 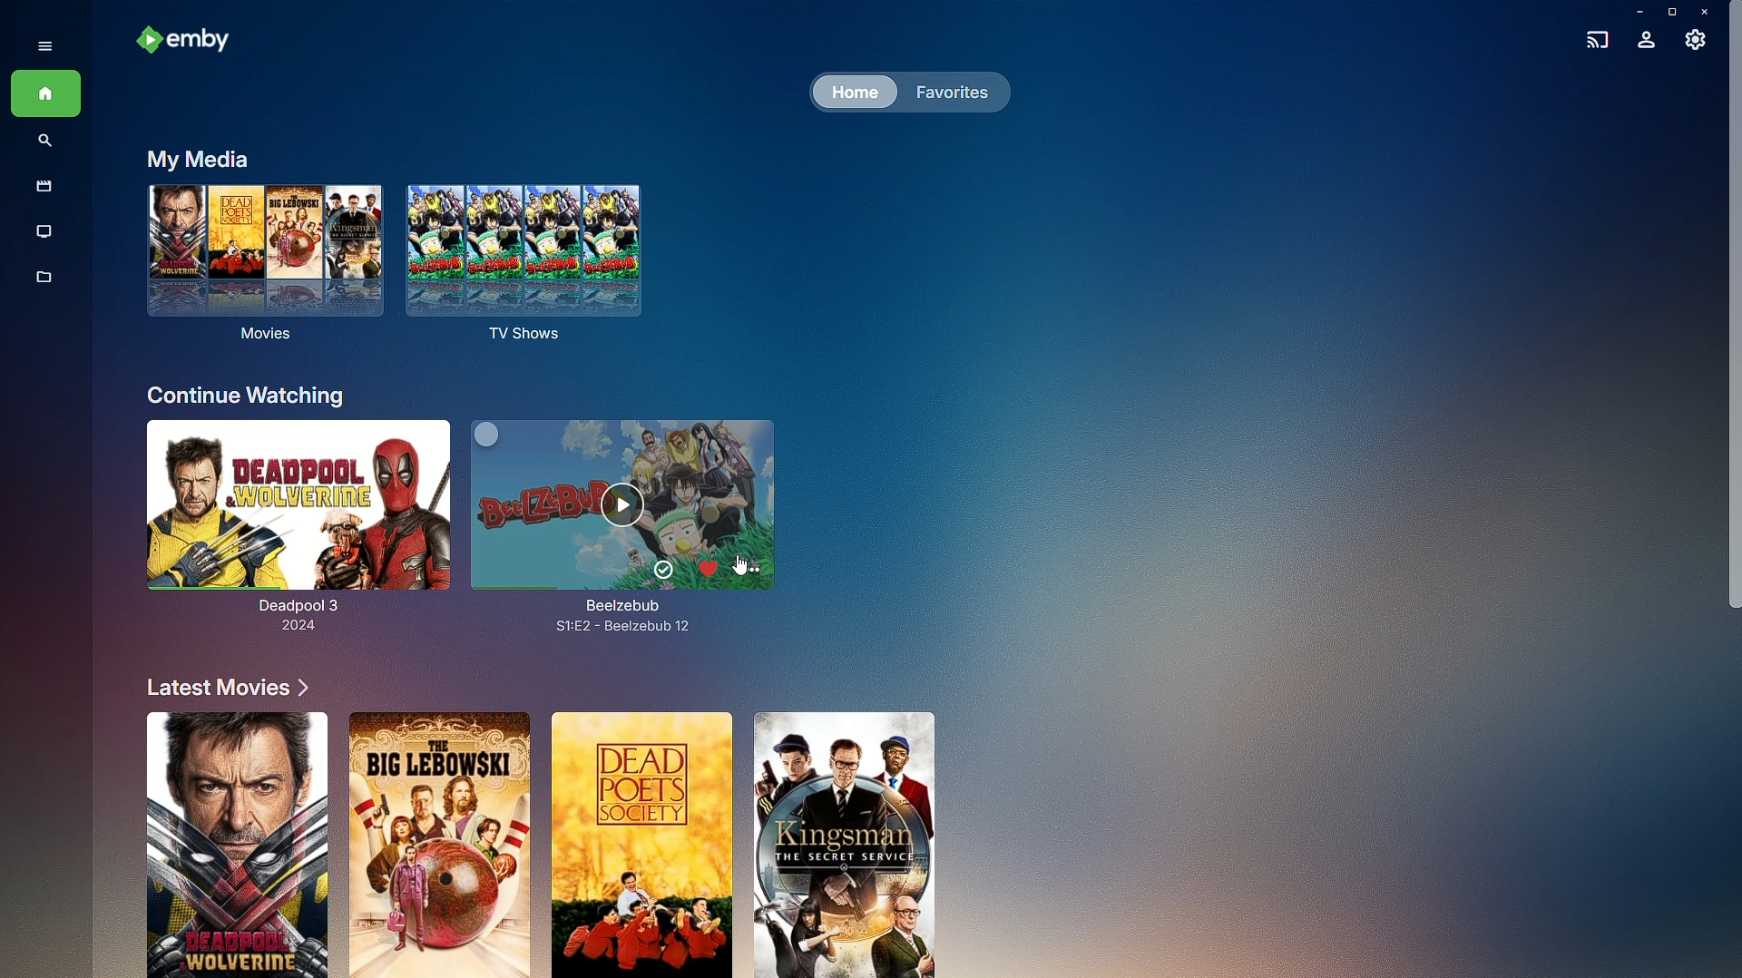 I want to click on Find, so click(x=45, y=142).